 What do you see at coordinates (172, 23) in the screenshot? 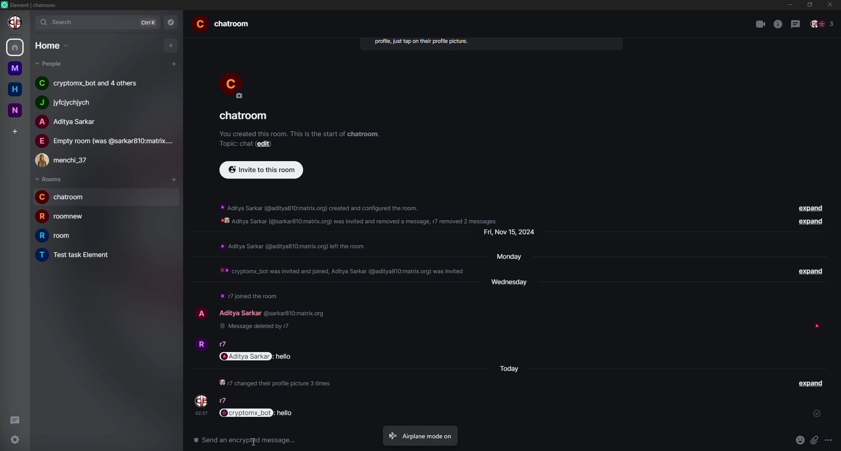
I see `navigator` at bounding box center [172, 23].